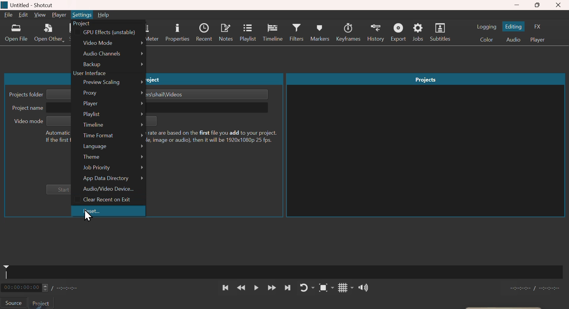 The width and height of the screenshot is (569, 309). Describe the element at coordinates (360, 288) in the screenshot. I see `Speaker` at that location.